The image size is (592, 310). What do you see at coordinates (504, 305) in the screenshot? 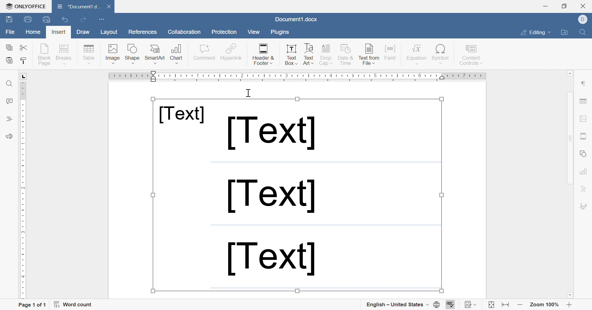
I see `Fit to width` at bounding box center [504, 305].